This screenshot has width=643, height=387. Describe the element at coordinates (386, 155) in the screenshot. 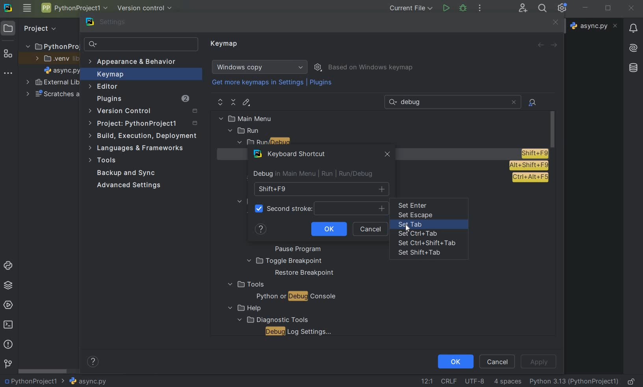

I see `close` at that location.